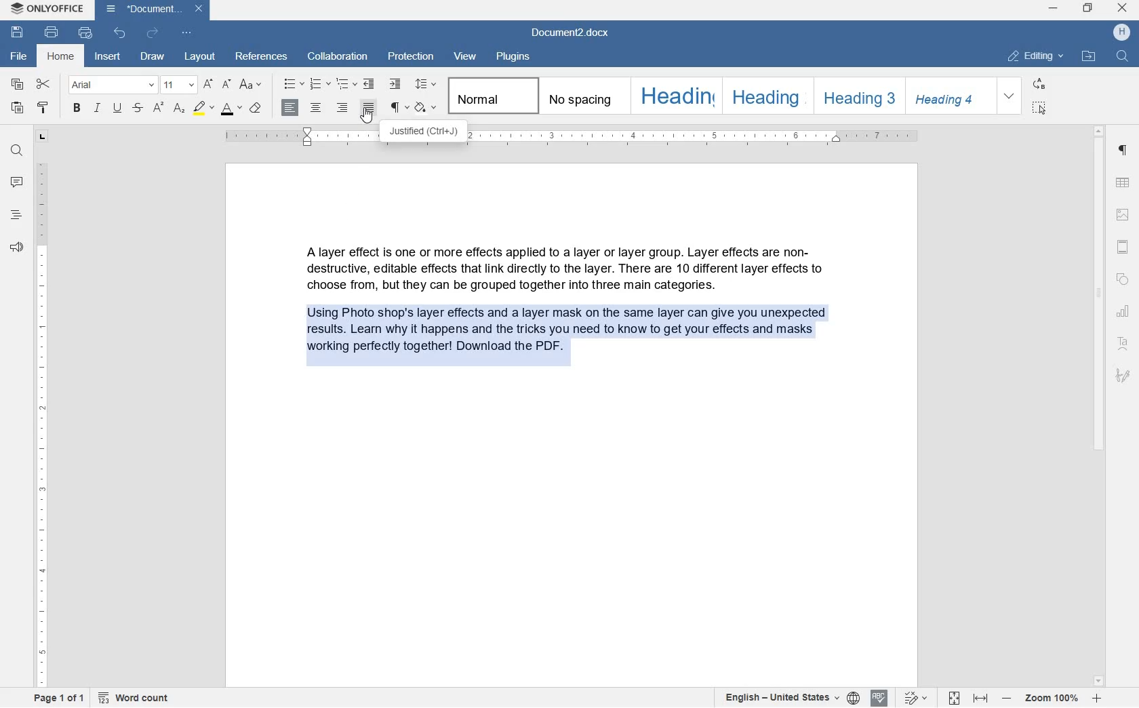  I want to click on HEADING 3, so click(855, 95).